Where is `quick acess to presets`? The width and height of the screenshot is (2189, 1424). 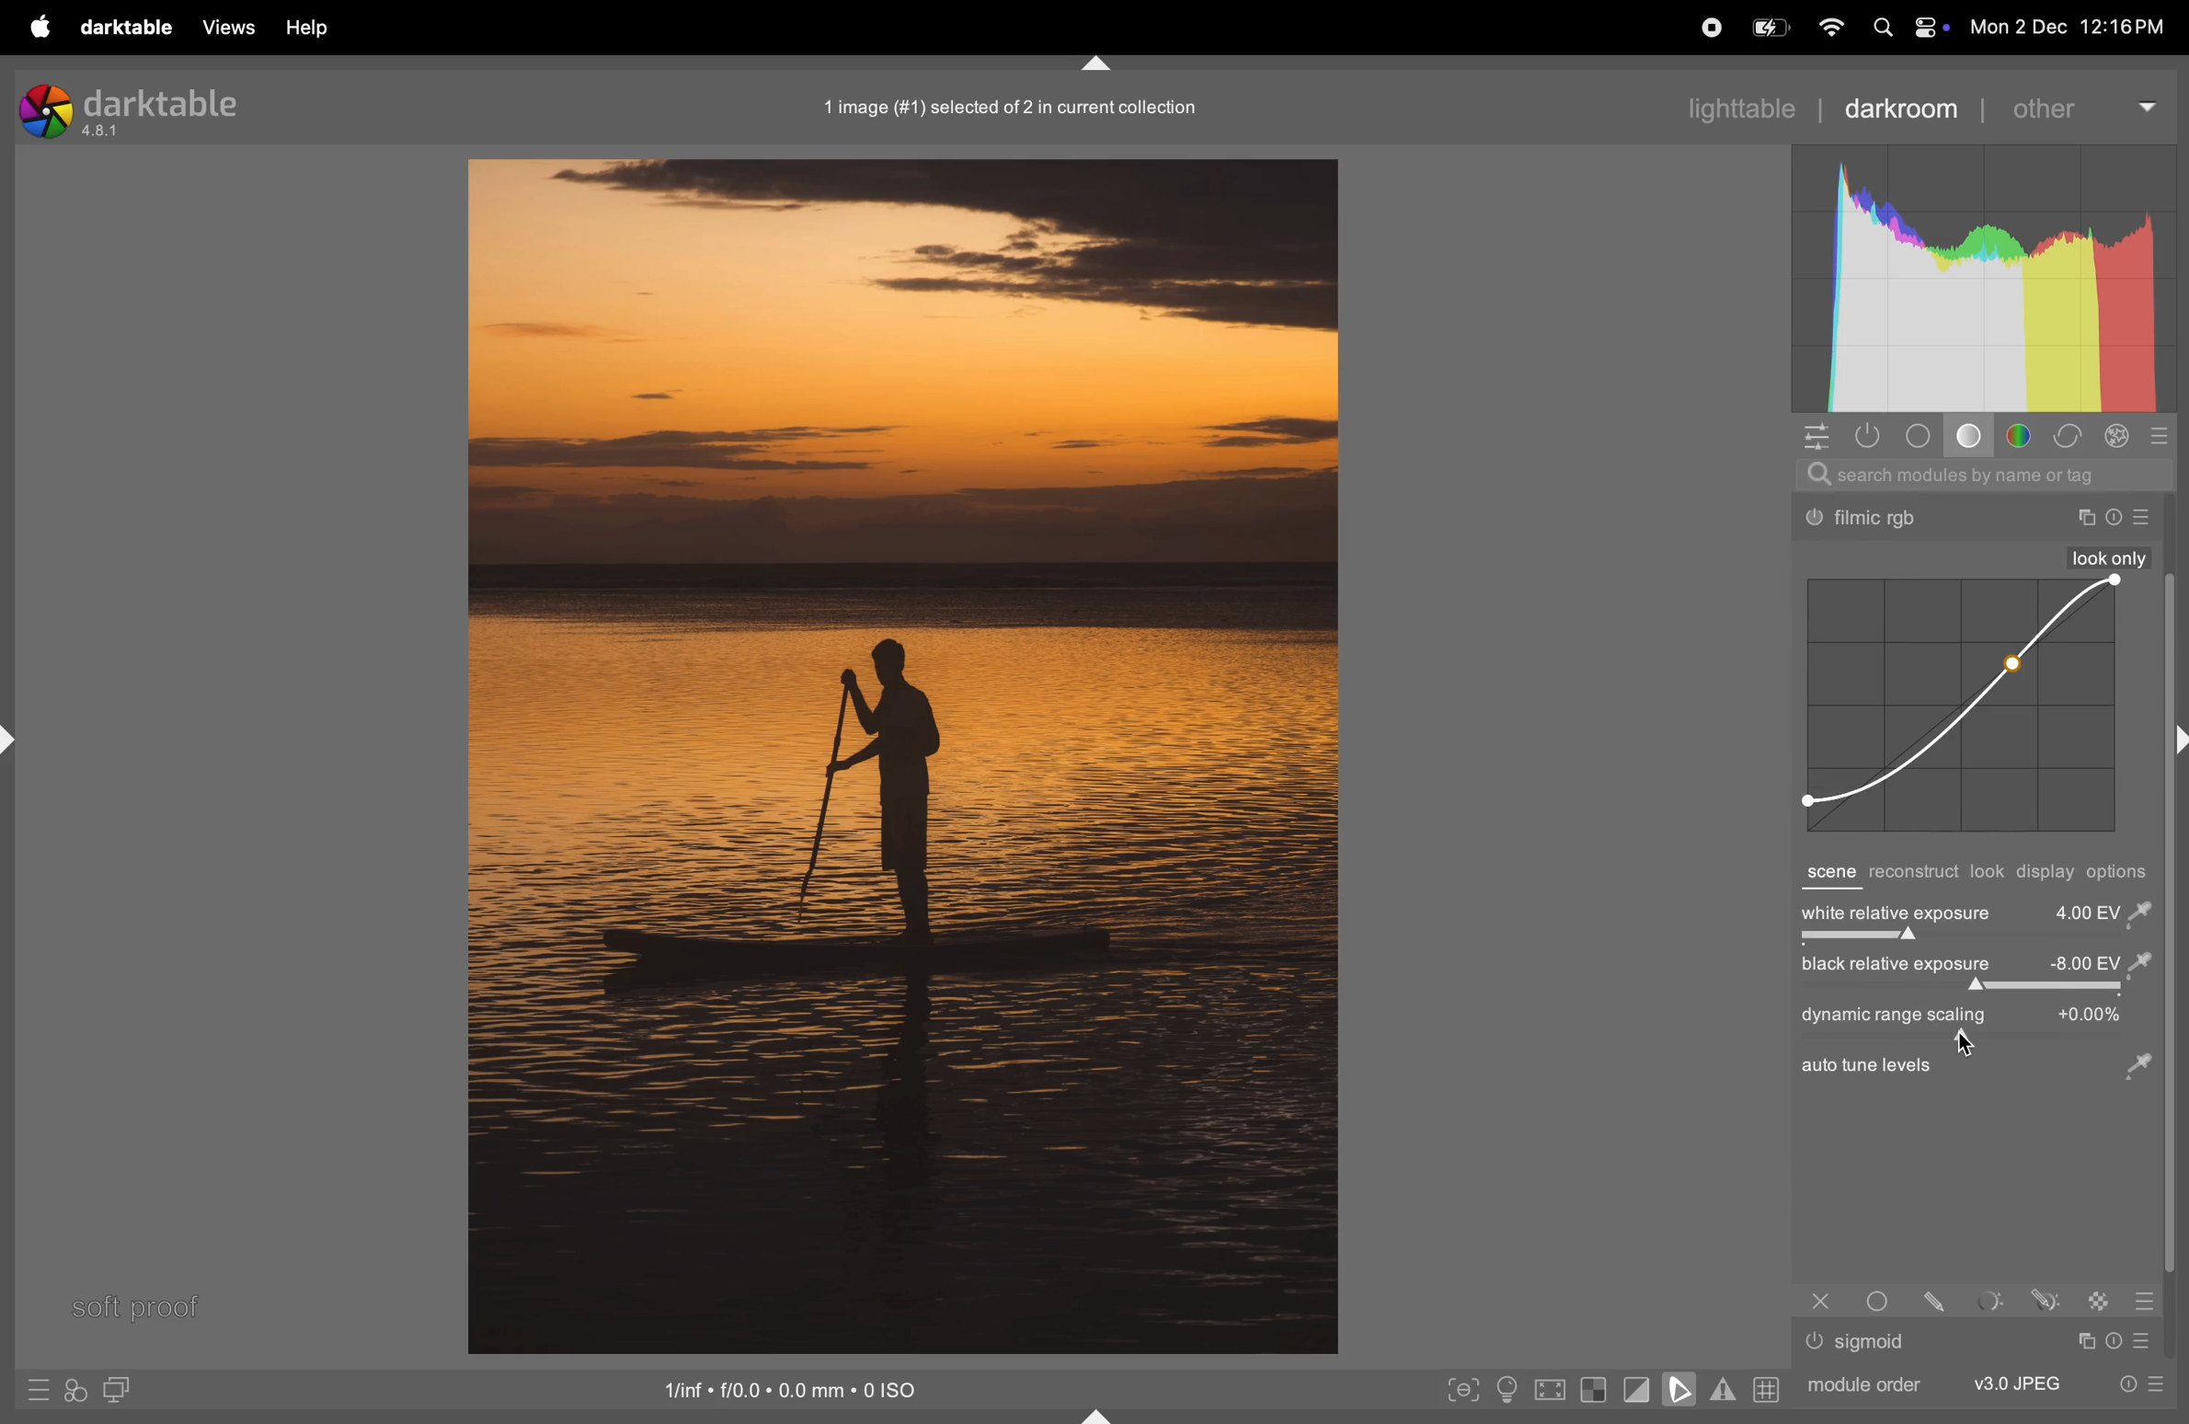
quick acess to presets is located at coordinates (2134, 1383).